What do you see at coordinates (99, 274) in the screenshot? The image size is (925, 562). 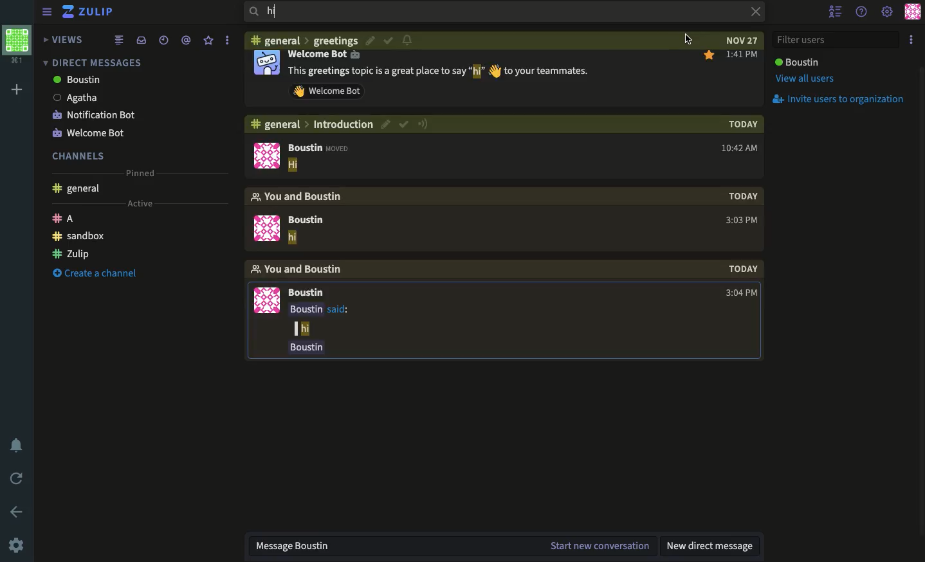 I see `Create a channe` at bounding box center [99, 274].